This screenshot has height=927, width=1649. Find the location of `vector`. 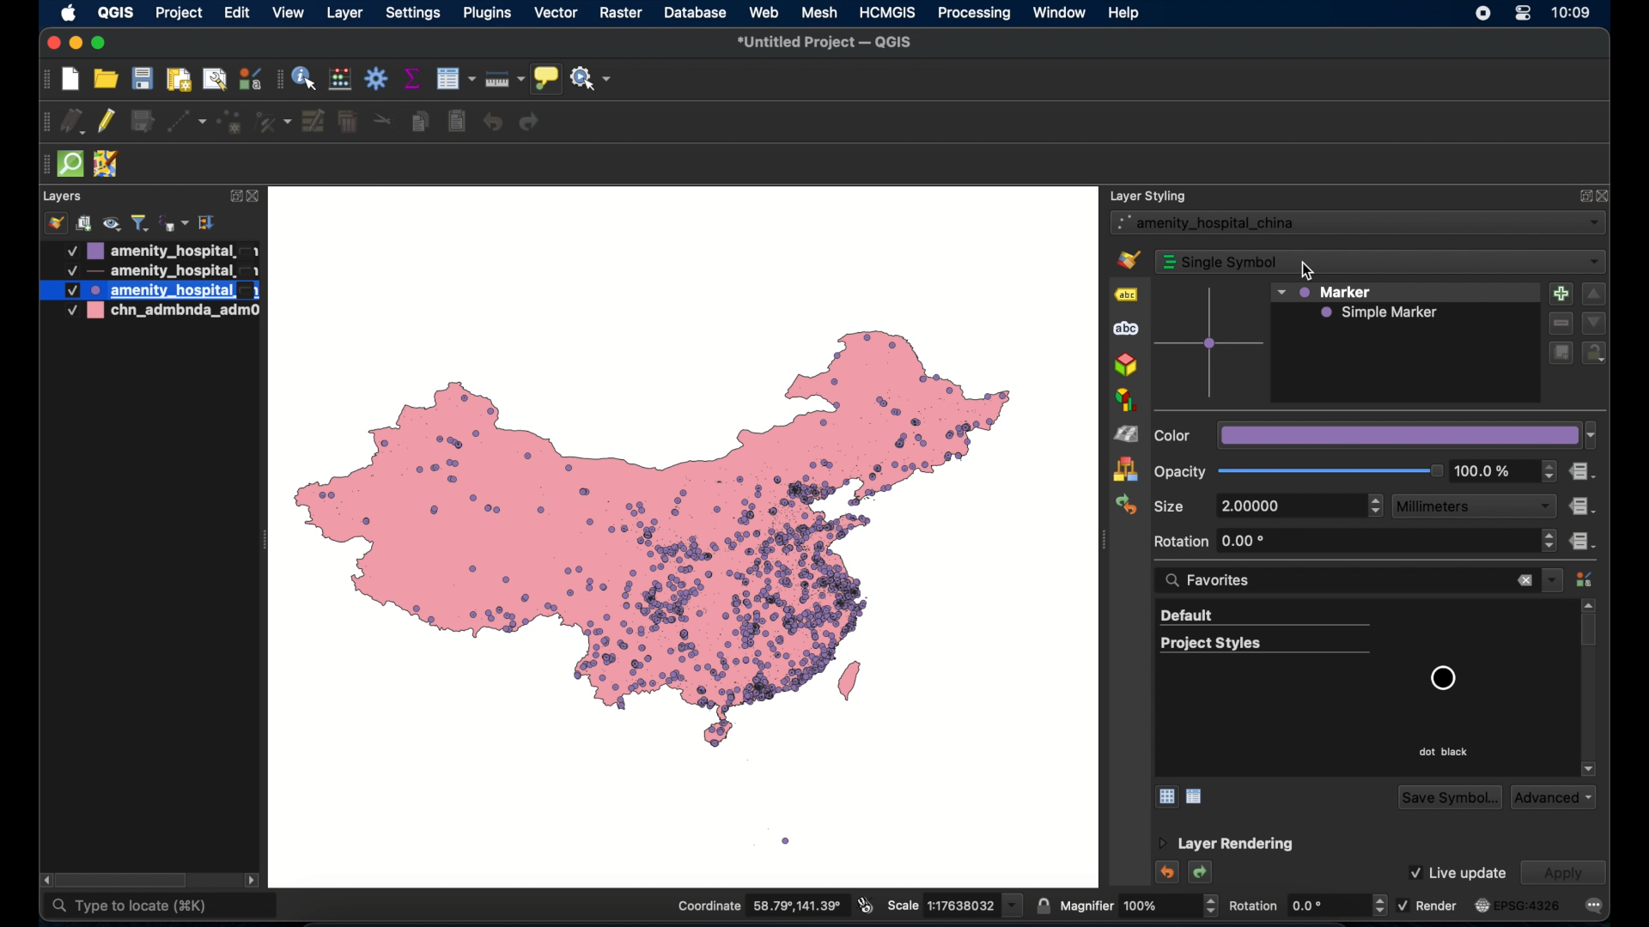

vector is located at coordinates (556, 14).